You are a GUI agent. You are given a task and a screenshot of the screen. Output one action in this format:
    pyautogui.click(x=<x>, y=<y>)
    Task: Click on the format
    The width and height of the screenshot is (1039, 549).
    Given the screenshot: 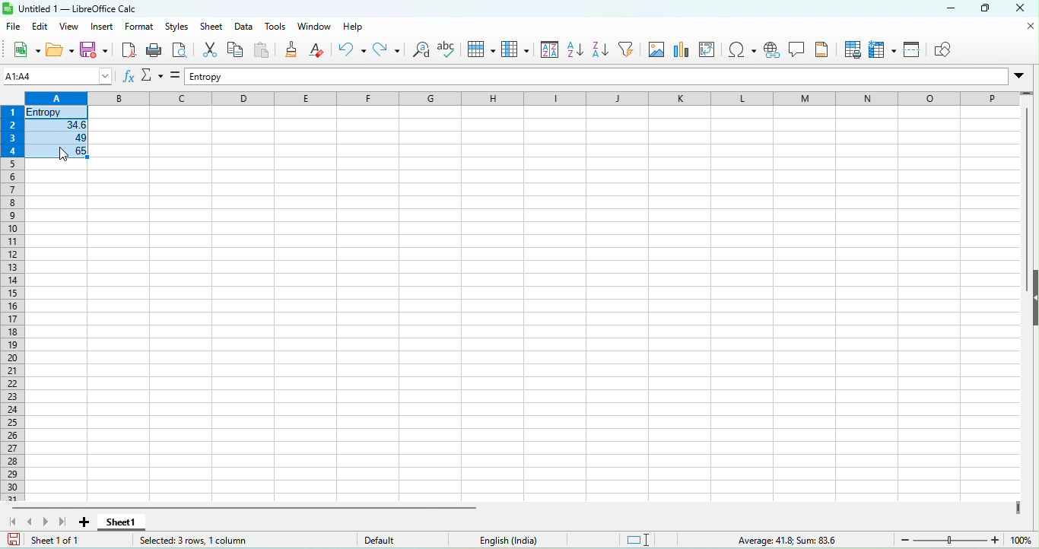 What is the action you would take?
    pyautogui.click(x=138, y=28)
    